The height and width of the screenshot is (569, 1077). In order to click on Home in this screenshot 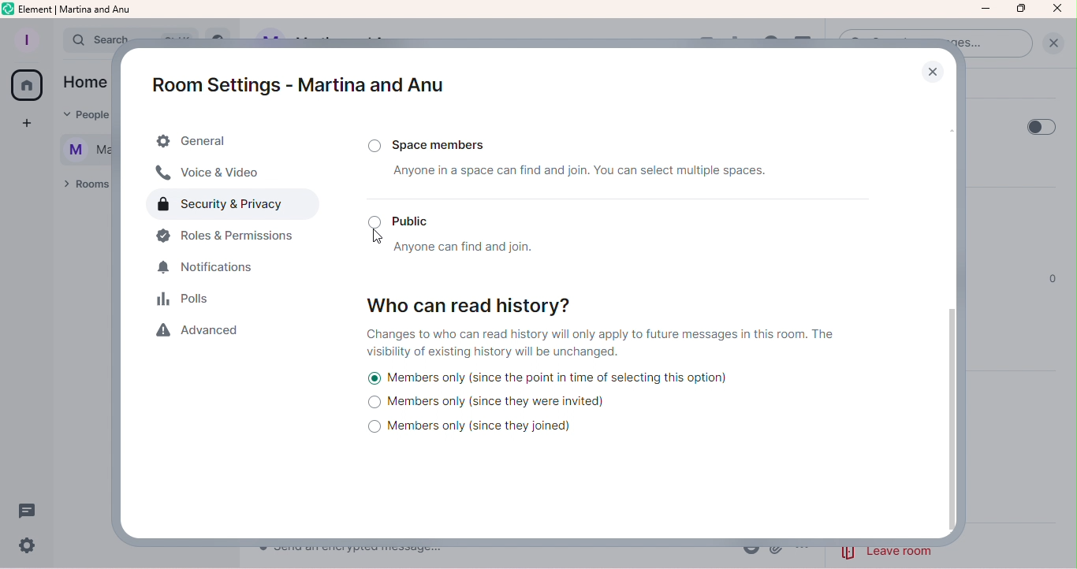, I will do `click(26, 86)`.